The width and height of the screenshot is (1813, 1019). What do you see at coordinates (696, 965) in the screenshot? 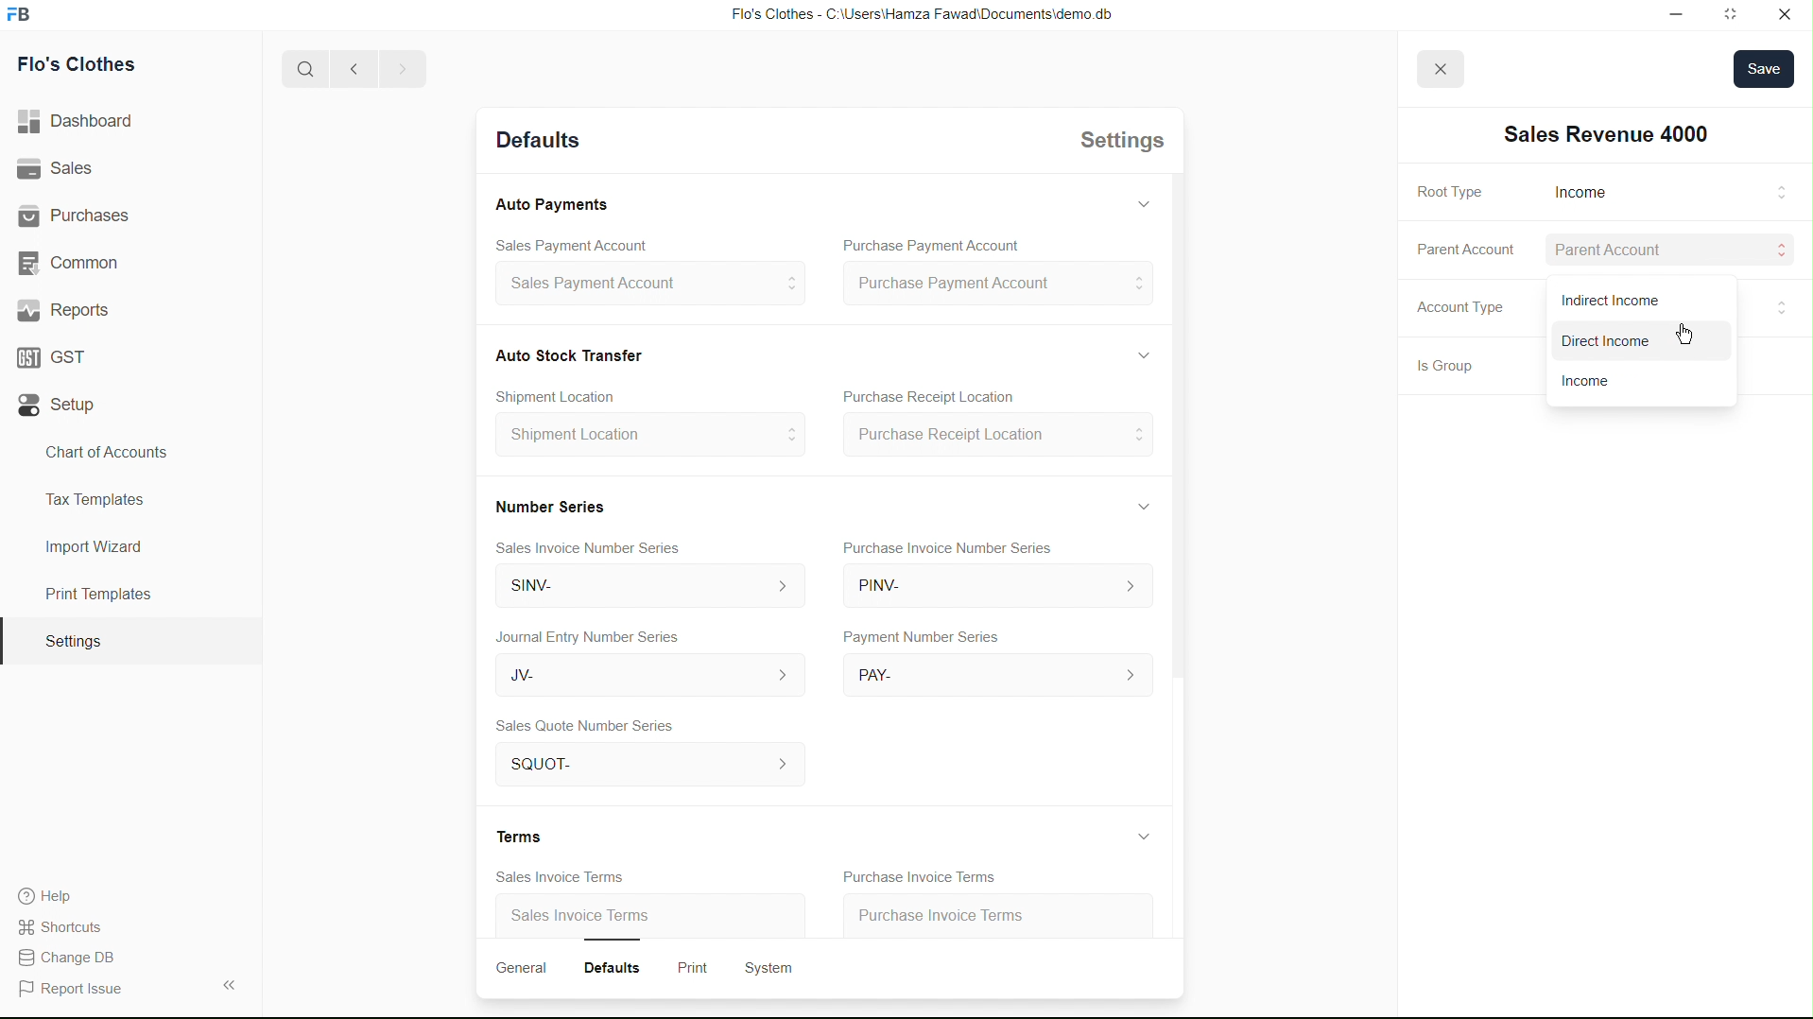
I see `Print` at bounding box center [696, 965].